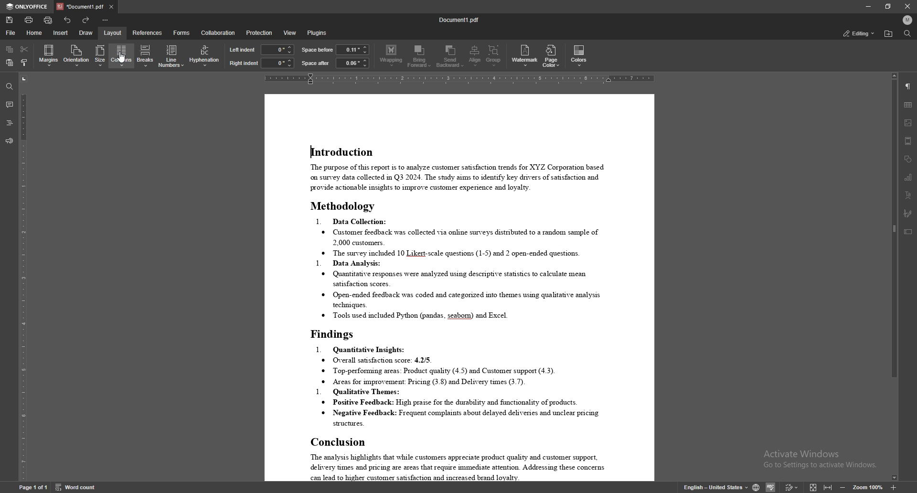 The height and width of the screenshot is (493, 917). What do you see at coordinates (908, 20) in the screenshot?
I see `profile` at bounding box center [908, 20].